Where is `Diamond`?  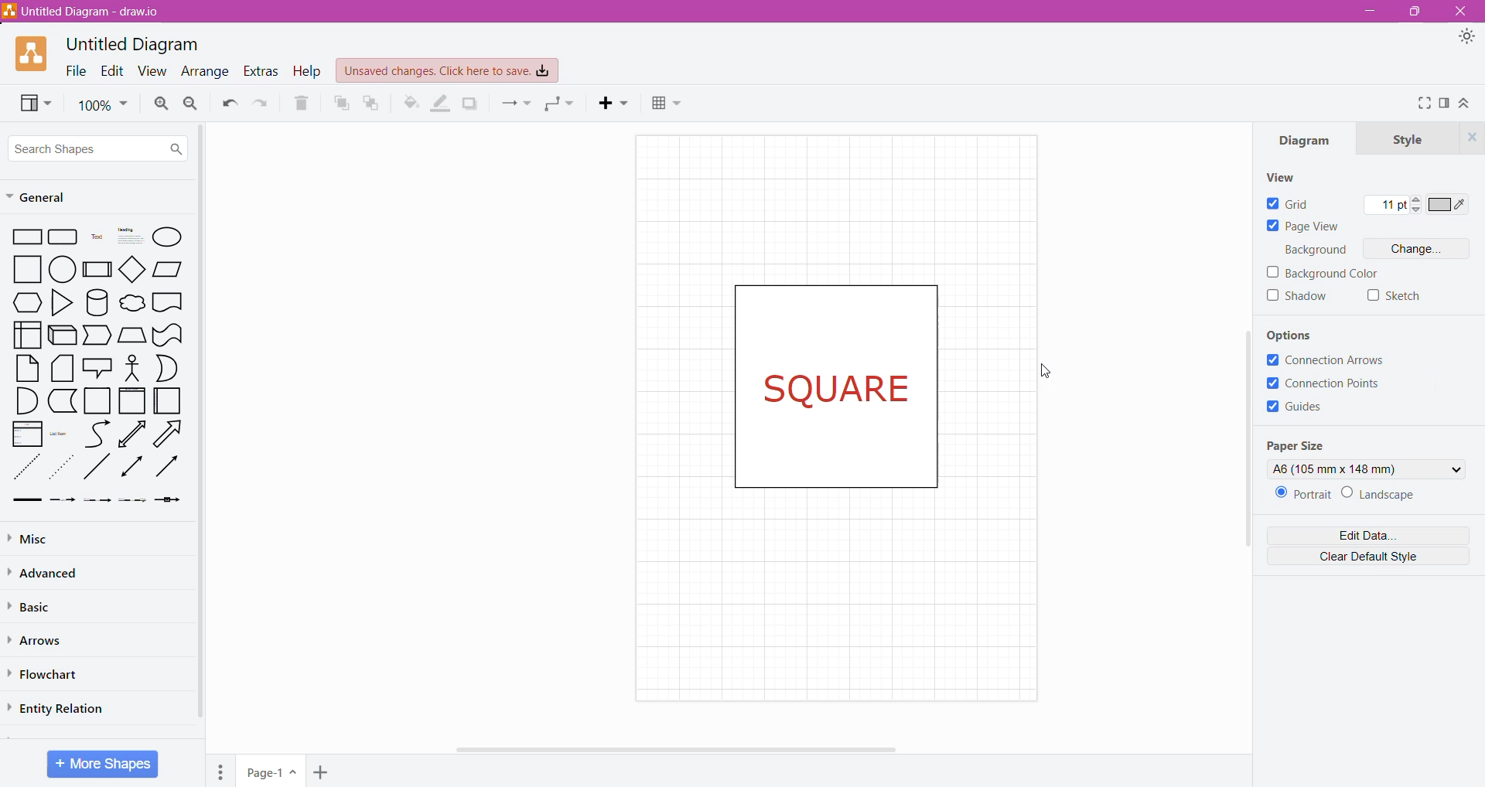 Diamond is located at coordinates (133, 268).